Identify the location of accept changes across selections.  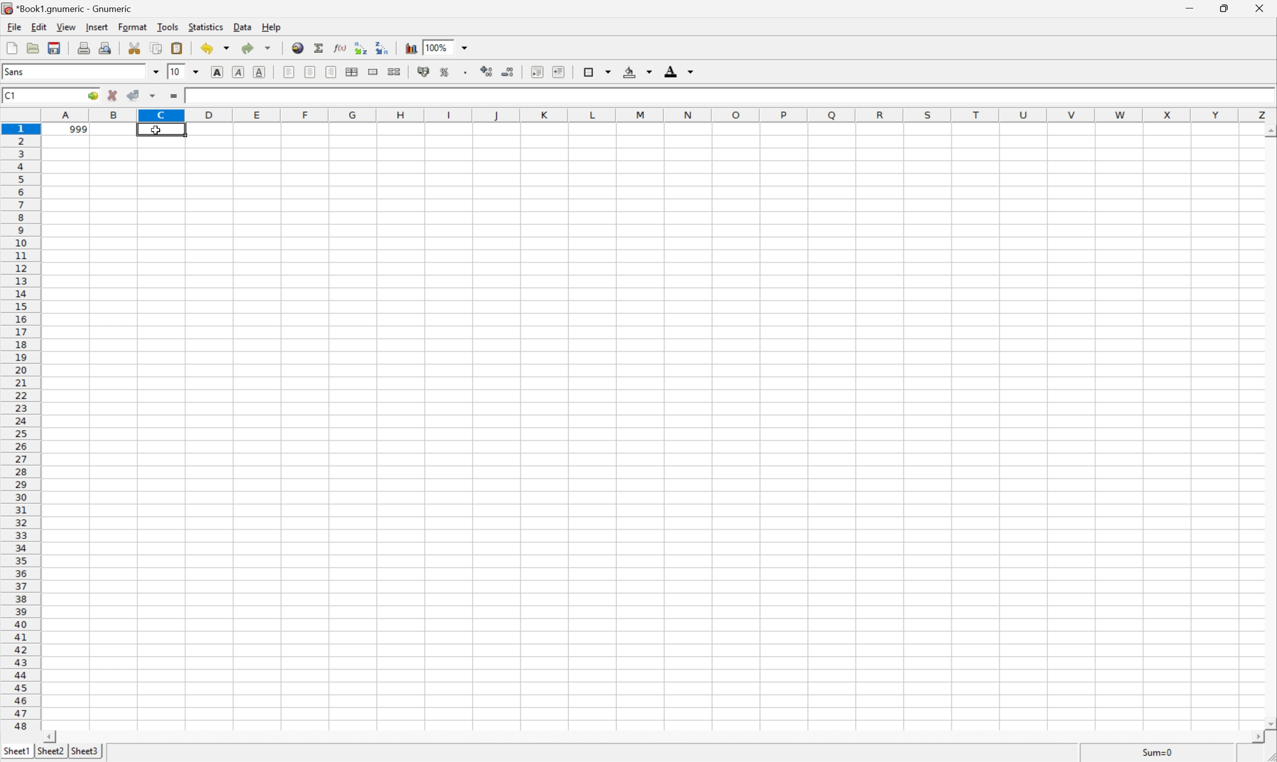
(143, 96).